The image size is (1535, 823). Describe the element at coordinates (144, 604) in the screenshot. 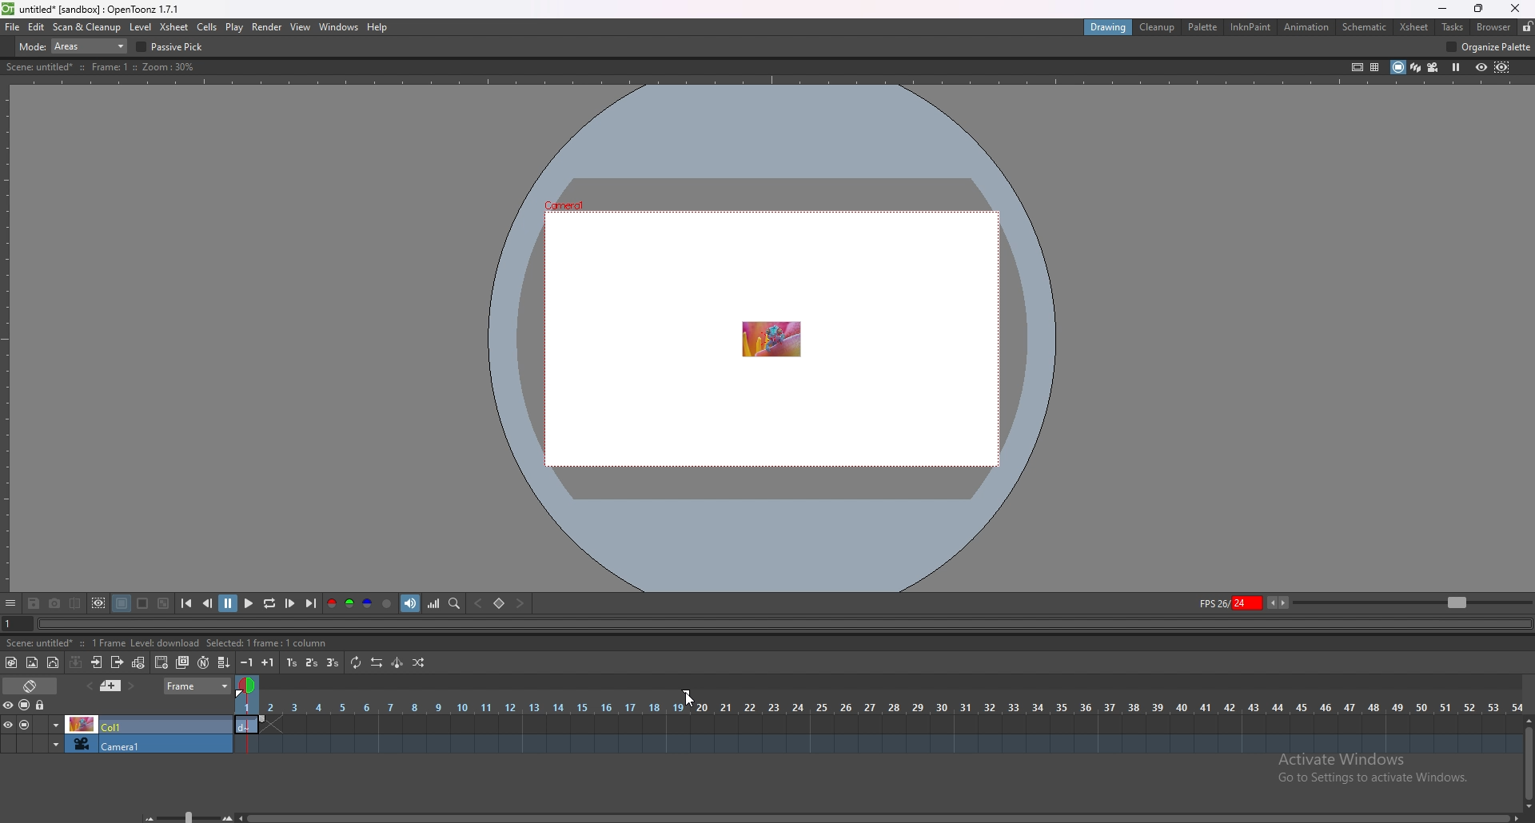

I see `white background` at that location.